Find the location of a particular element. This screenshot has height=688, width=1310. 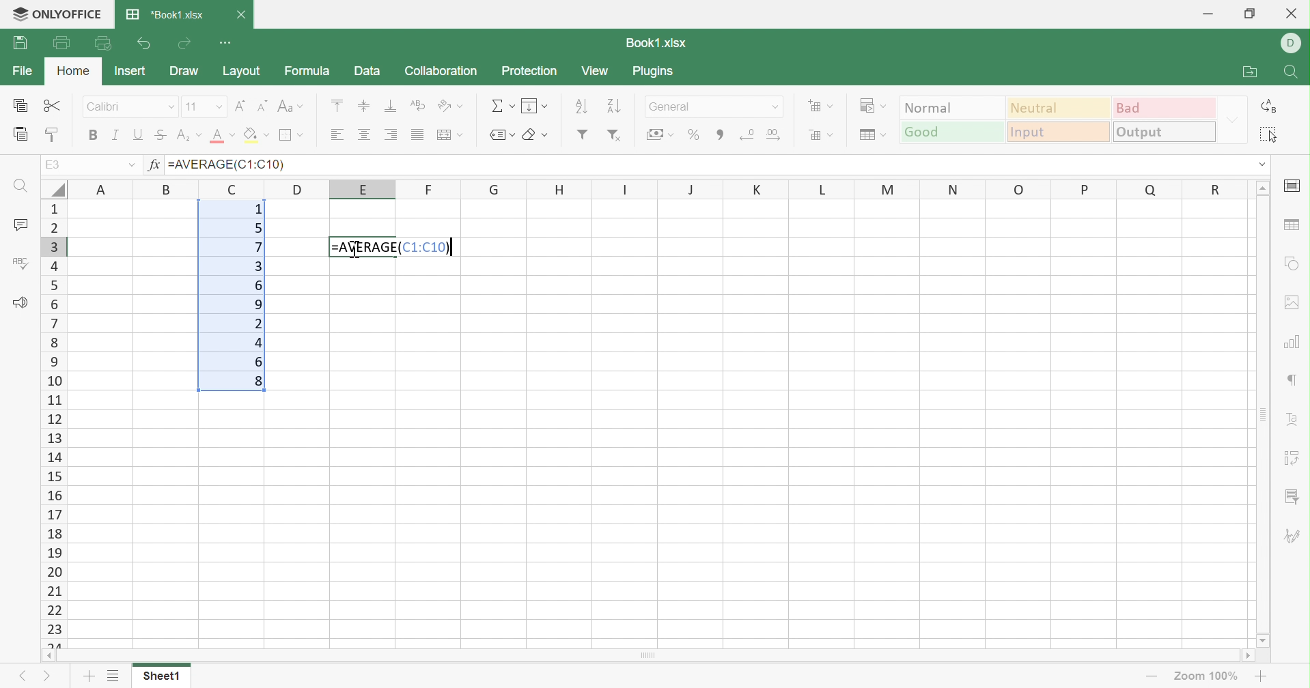

Drop Down is located at coordinates (775, 106).